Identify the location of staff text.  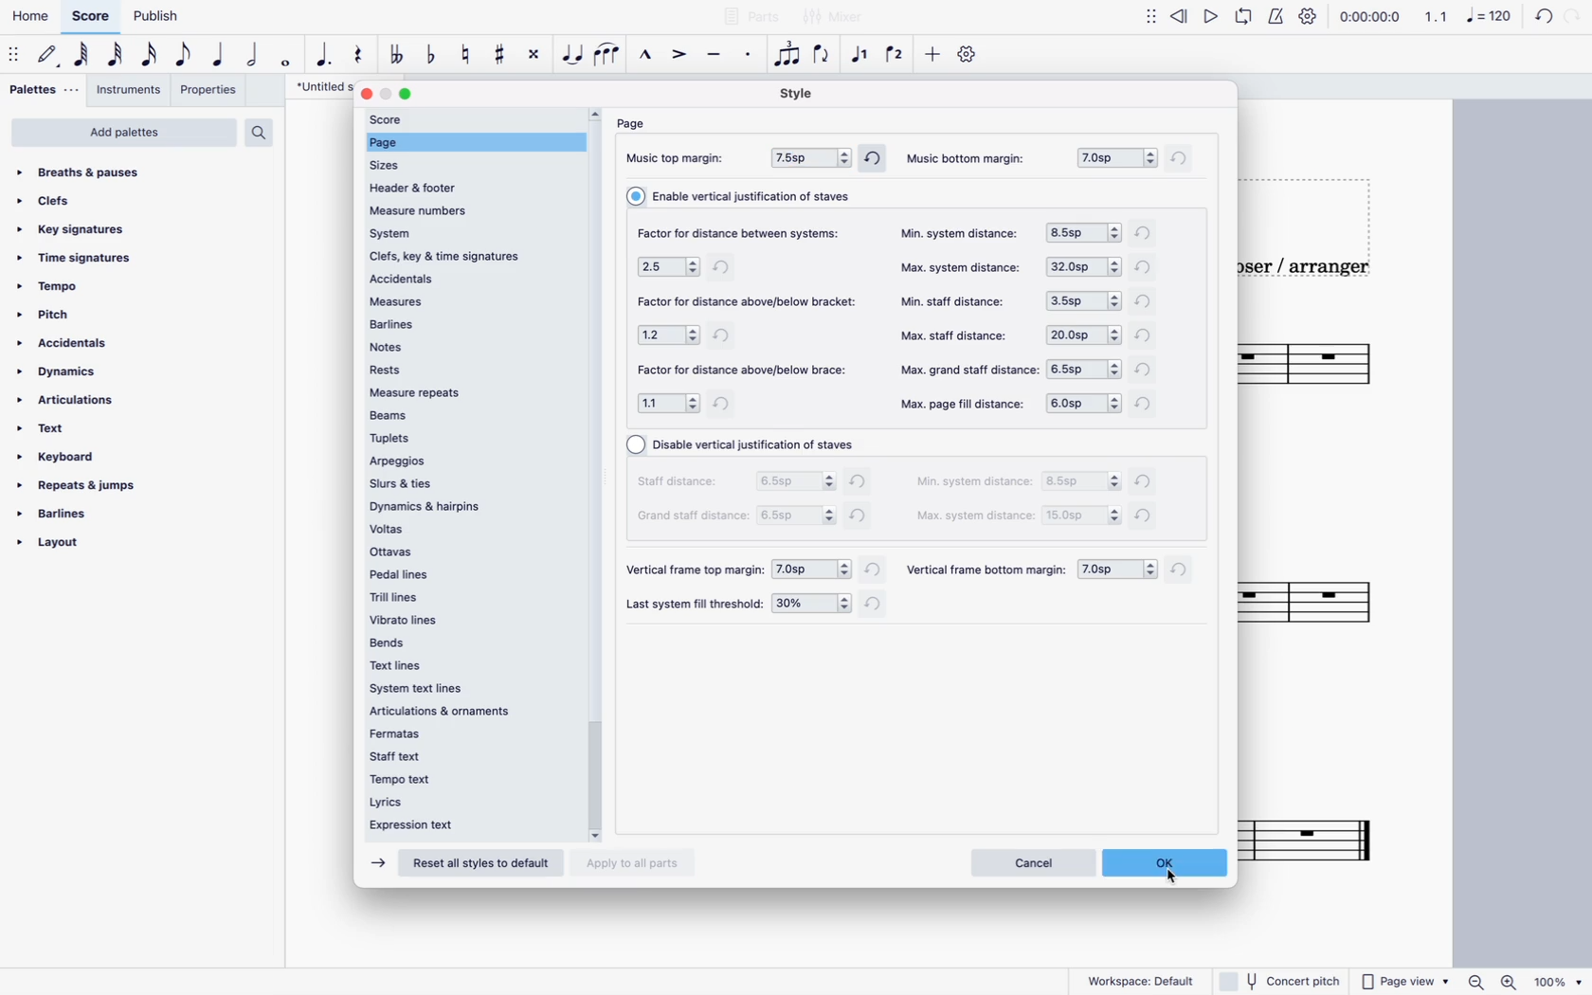
(460, 754).